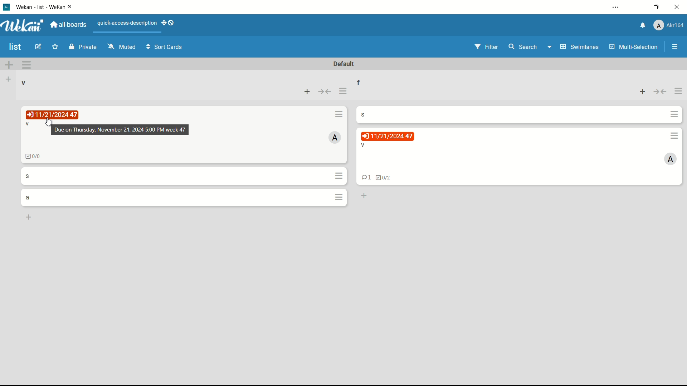 This screenshot has width=687, height=386. I want to click on swimlanes, so click(574, 46).